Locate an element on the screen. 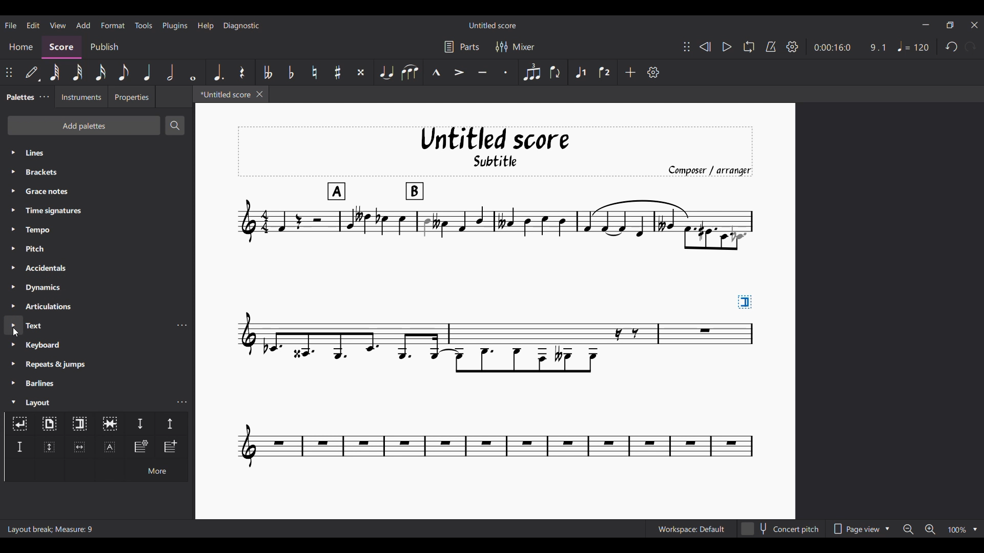 The width and height of the screenshot is (984, 553). Toggle flat is located at coordinates (291, 72).